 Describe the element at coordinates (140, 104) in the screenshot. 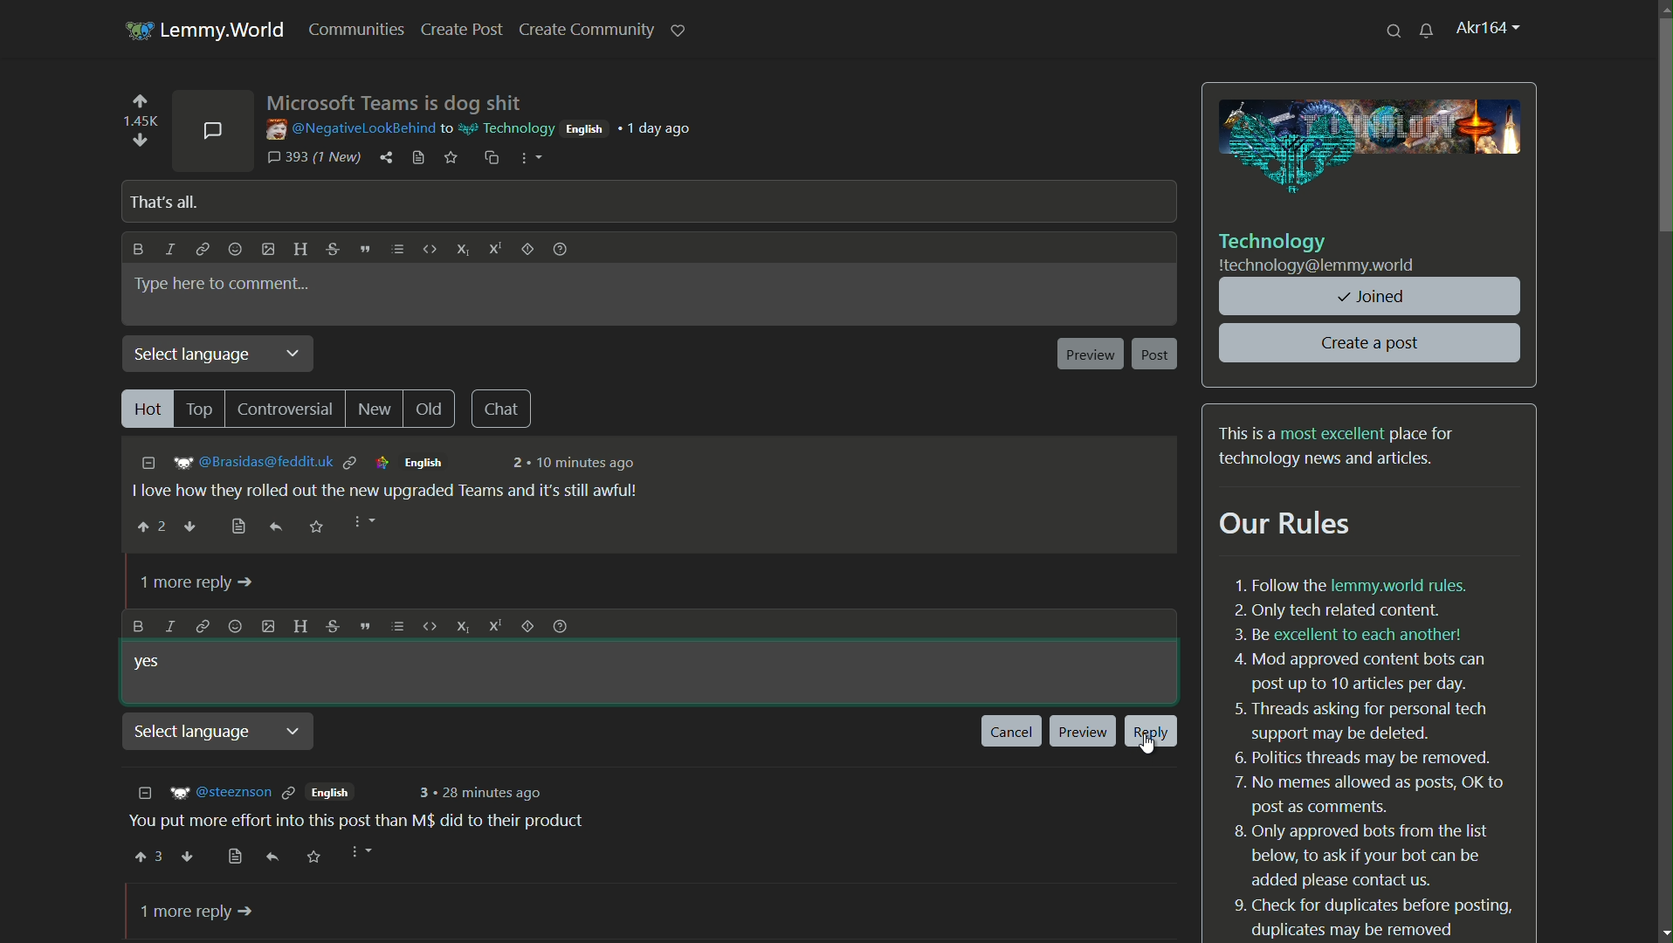

I see `upvote` at that location.